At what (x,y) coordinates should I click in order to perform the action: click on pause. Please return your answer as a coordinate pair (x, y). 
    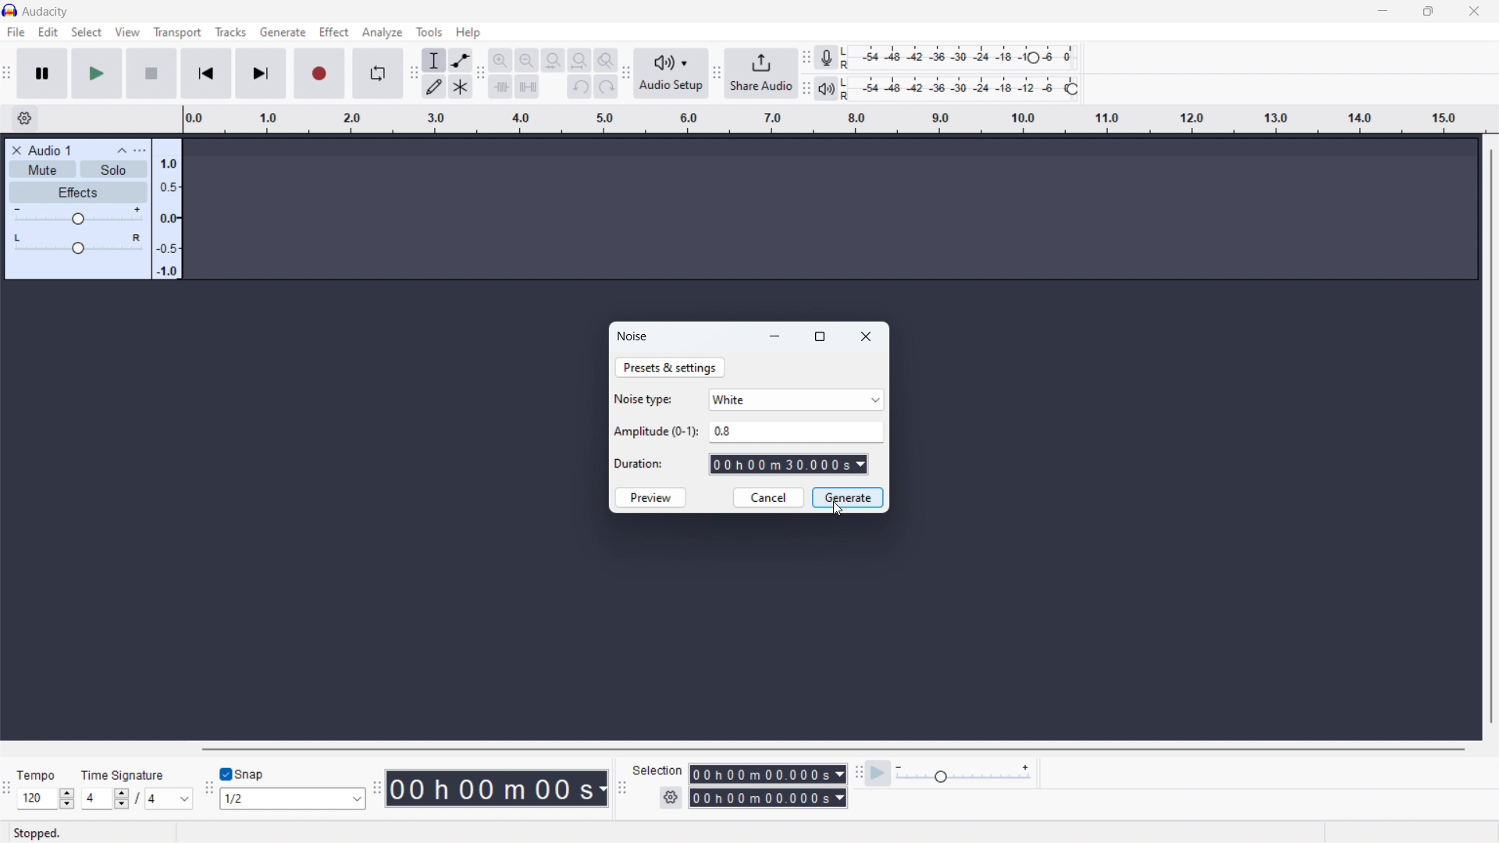
    Looking at the image, I should click on (42, 73).